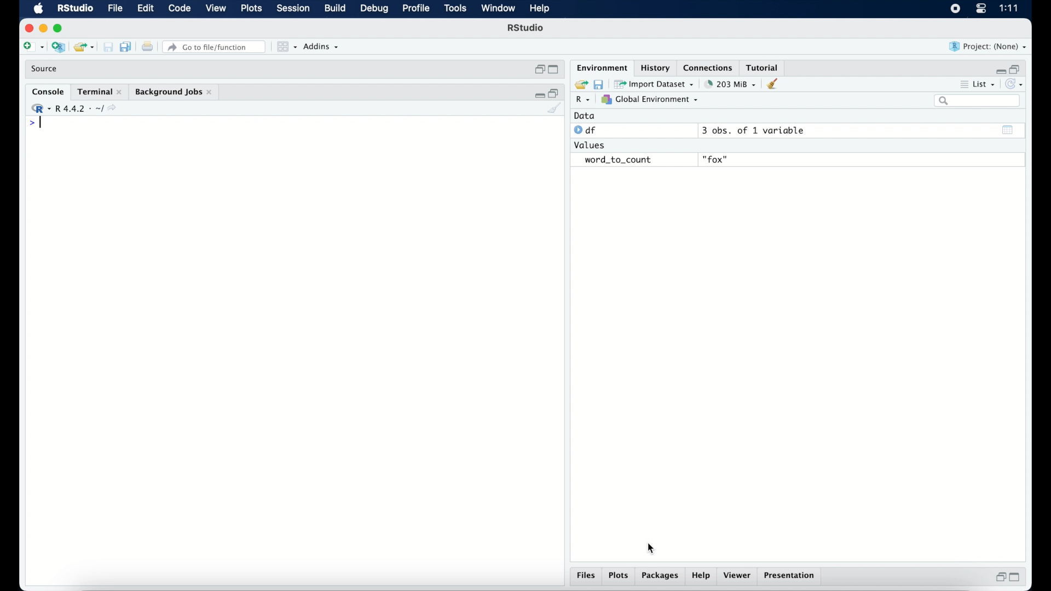  I want to click on print, so click(147, 48).